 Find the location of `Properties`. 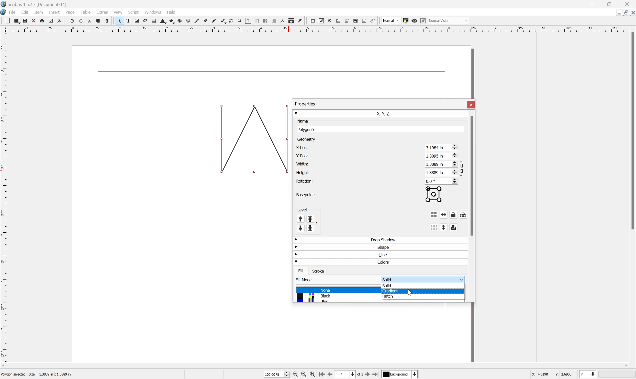

Properties is located at coordinates (305, 104).